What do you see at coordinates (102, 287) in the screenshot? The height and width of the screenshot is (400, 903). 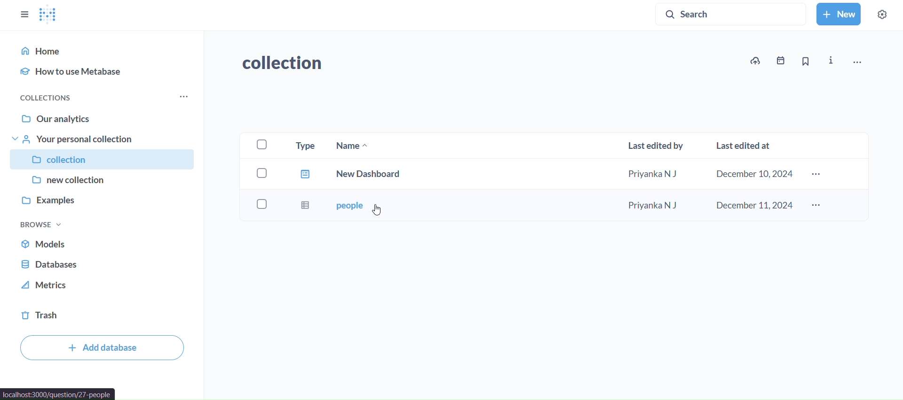 I see `metrics` at bounding box center [102, 287].